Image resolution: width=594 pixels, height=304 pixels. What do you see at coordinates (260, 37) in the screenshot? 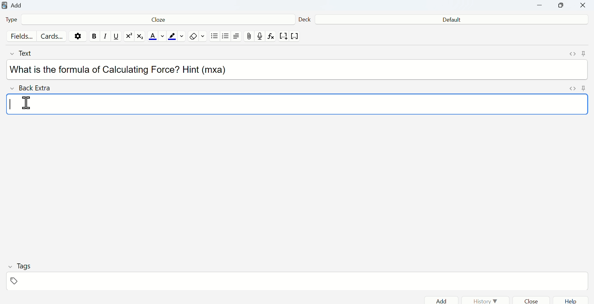
I see `record` at bounding box center [260, 37].